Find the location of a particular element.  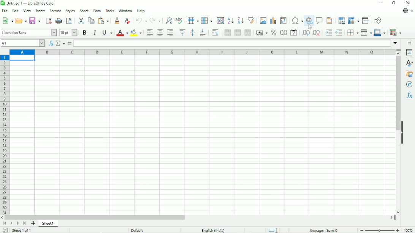

Redo is located at coordinates (155, 20).